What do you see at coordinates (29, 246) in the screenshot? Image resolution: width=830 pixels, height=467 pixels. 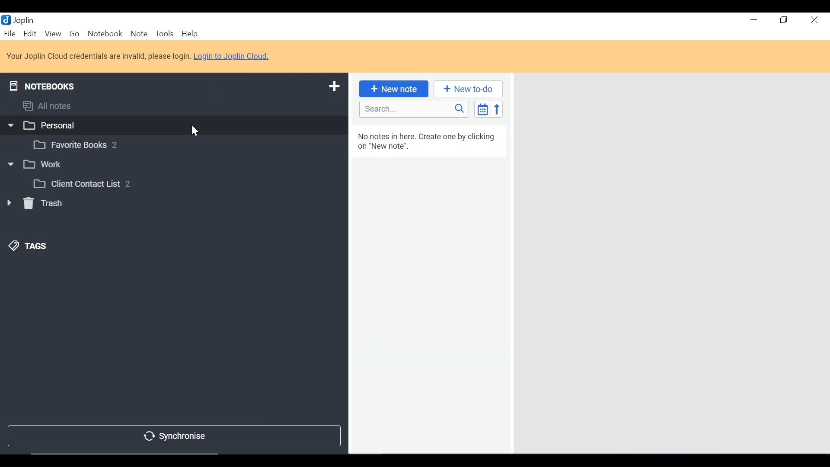 I see `Tags` at bounding box center [29, 246].